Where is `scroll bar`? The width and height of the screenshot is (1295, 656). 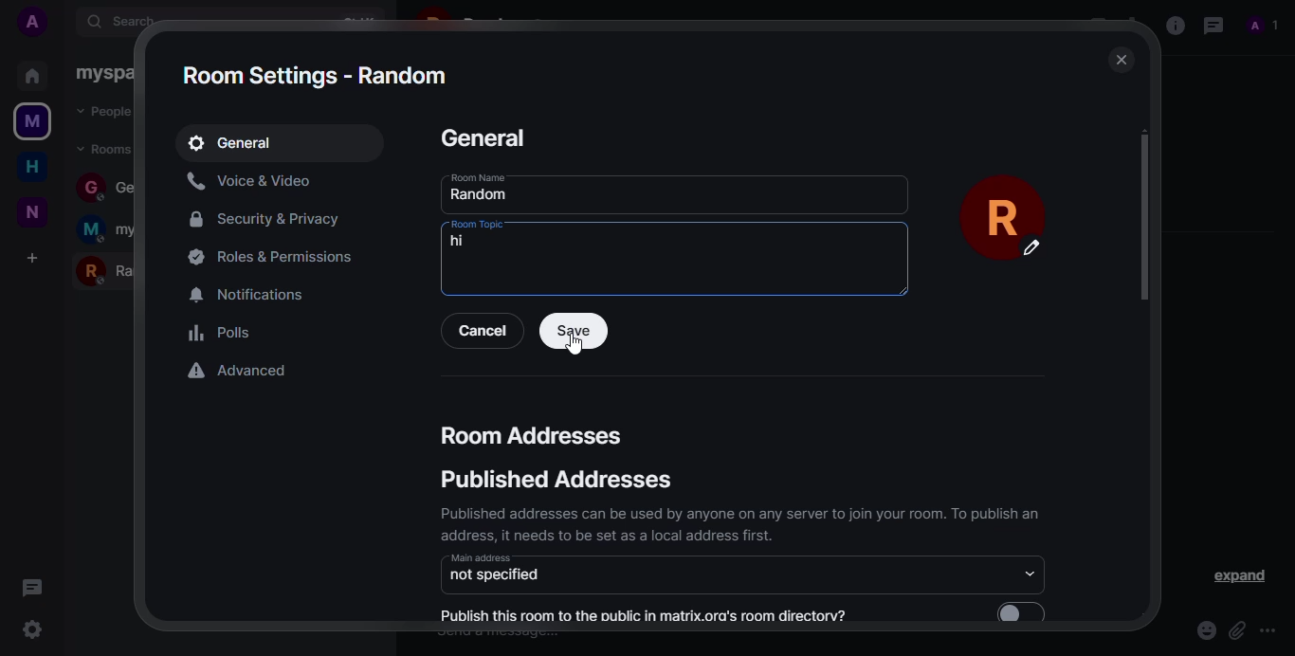
scroll bar is located at coordinates (1144, 220).